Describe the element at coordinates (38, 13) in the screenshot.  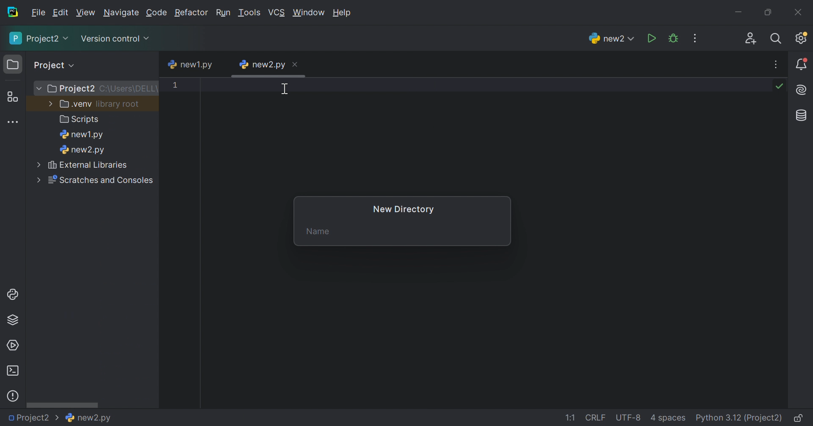
I see `File` at that location.